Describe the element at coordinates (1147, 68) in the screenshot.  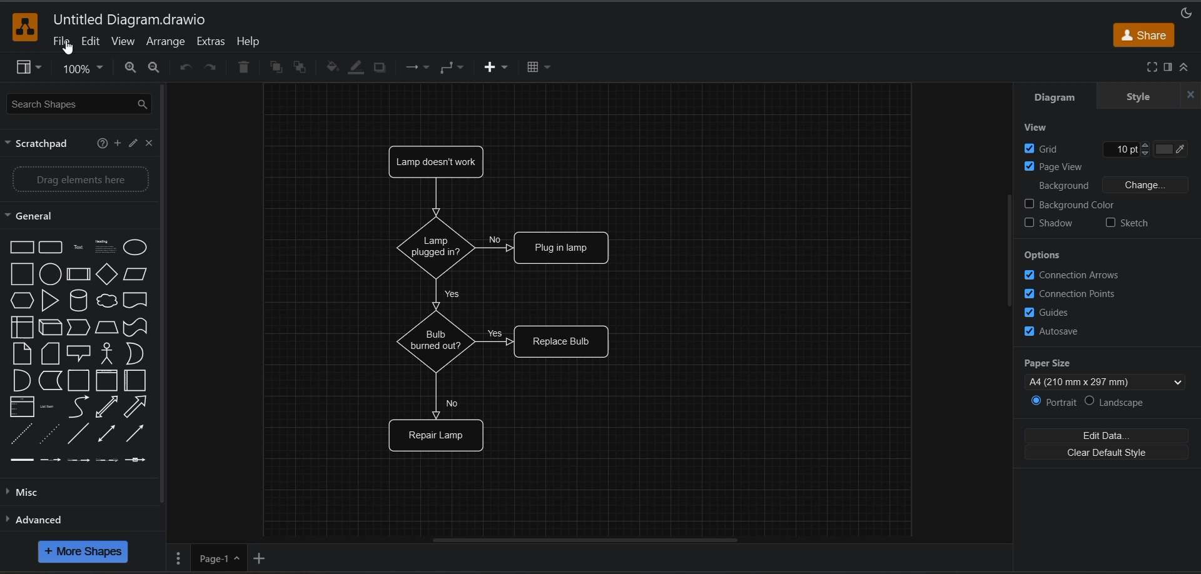
I see `fullscreen` at that location.